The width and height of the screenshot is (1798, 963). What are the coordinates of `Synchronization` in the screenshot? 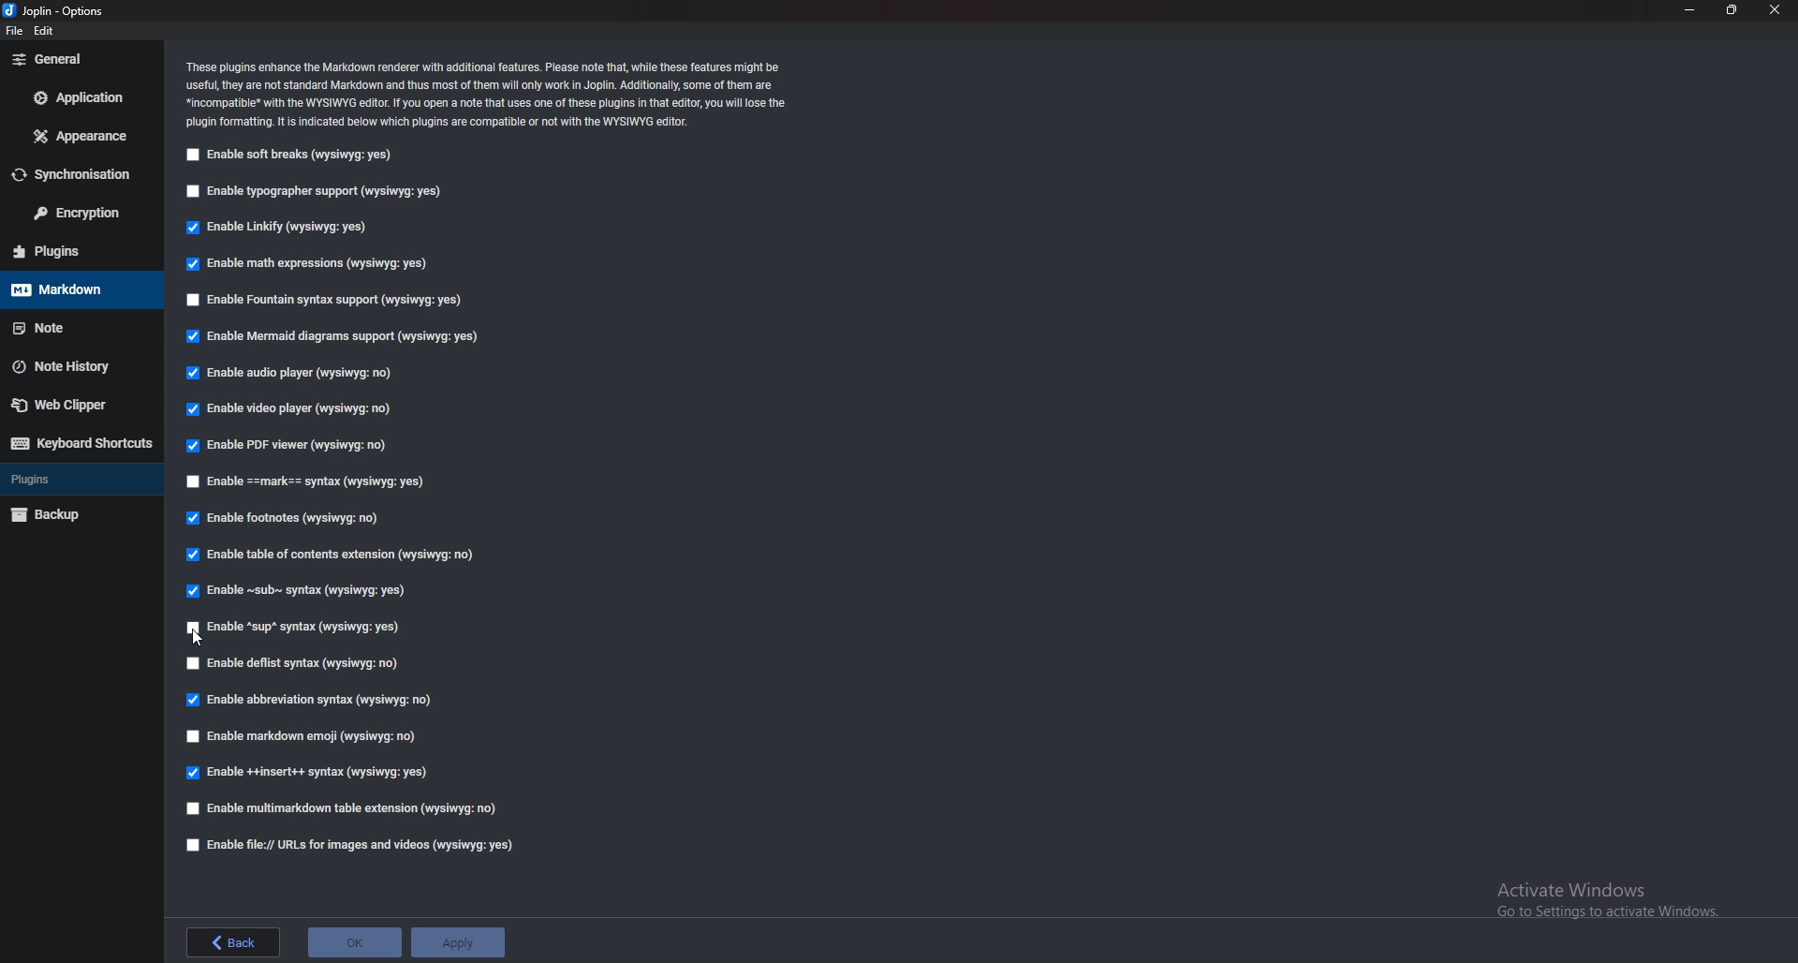 It's located at (79, 173).